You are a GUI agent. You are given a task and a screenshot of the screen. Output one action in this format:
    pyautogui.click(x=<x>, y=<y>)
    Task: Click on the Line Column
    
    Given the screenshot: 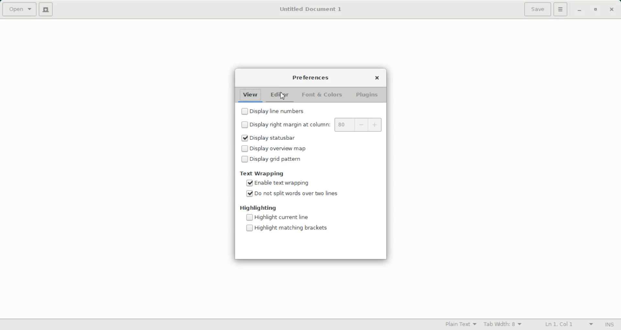 What is the action you would take?
    pyautogui.click(x=567, y=325)
    